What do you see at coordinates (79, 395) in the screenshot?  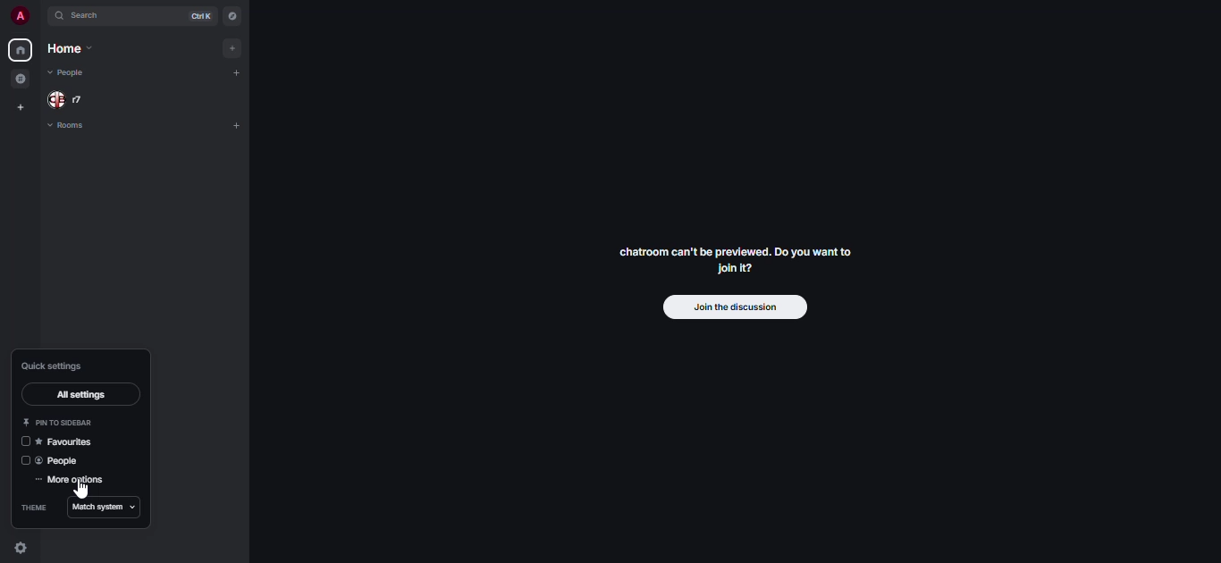 I see `all settings` at bounding box center [79, 395].